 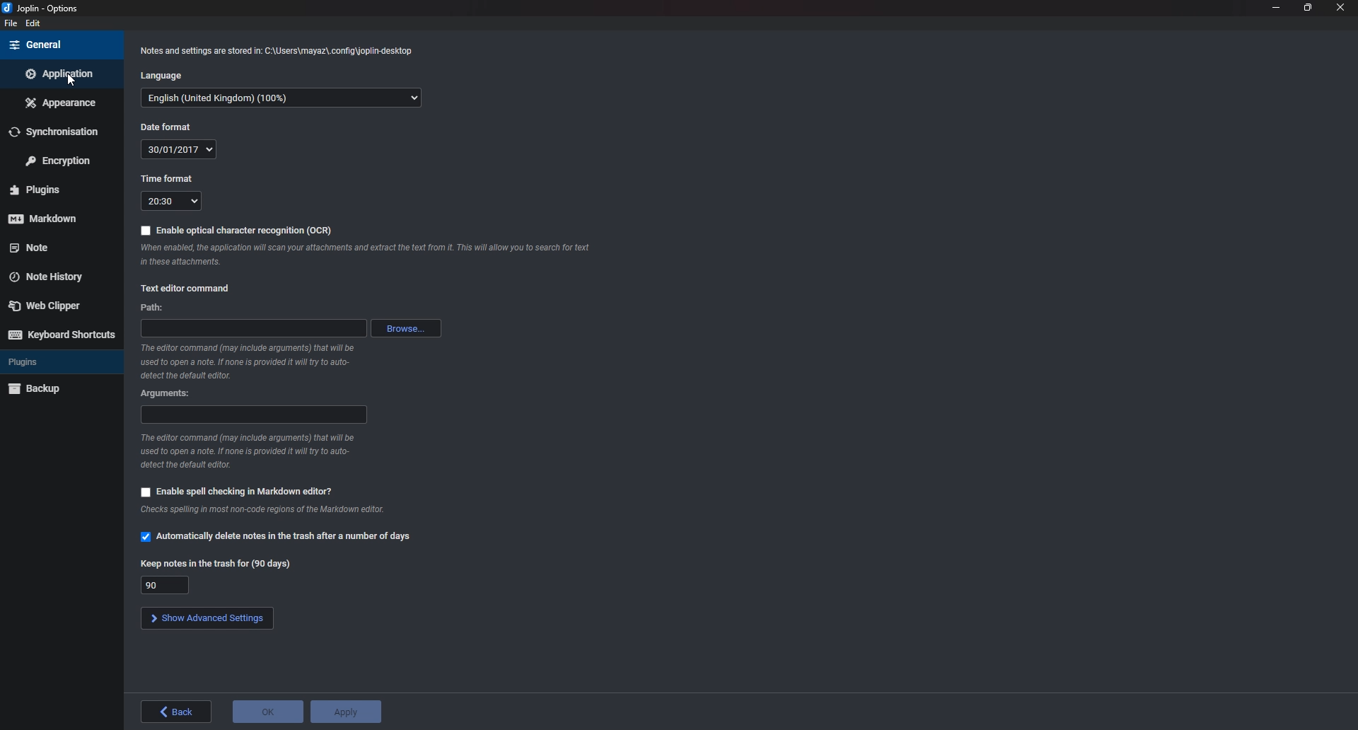 What do you see at coordinates (1308, 8) in the screenshot?
I see `resize` at bounding box center [1308, 8].